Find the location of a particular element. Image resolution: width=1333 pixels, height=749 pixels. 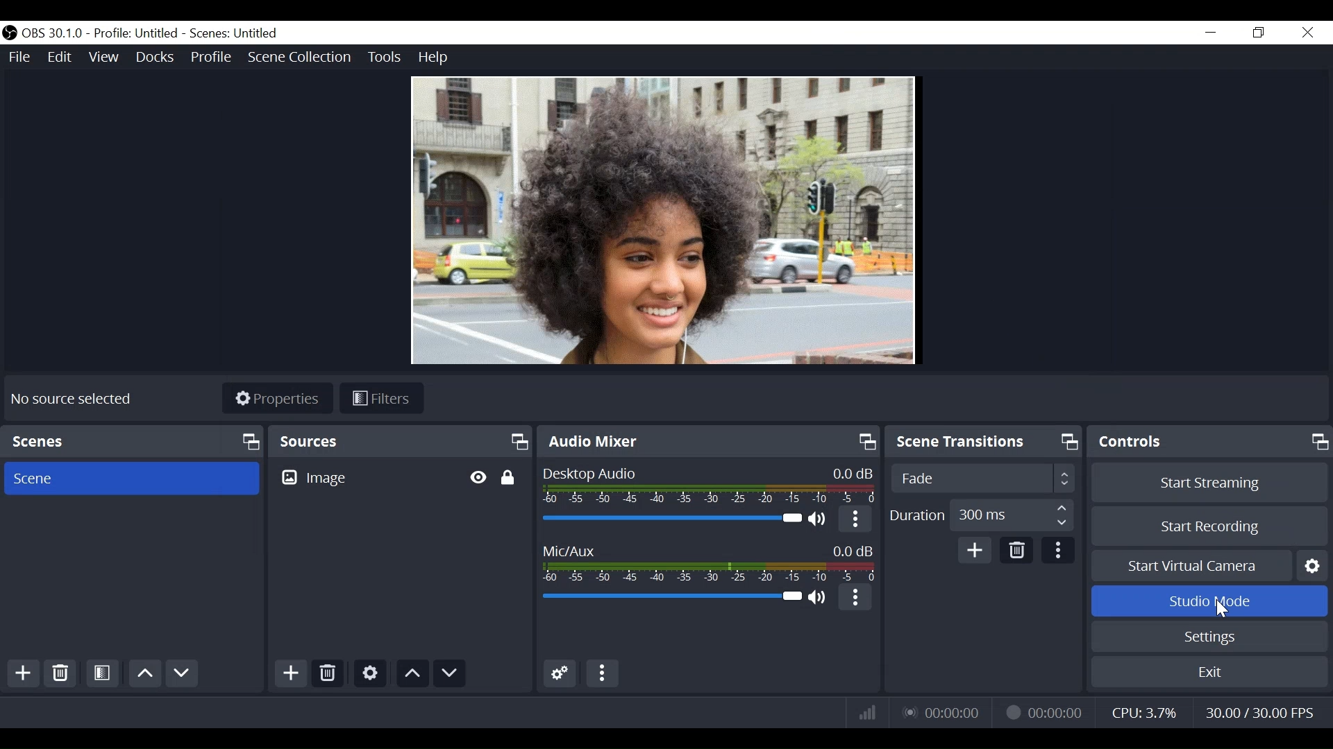

File is located at coordinates (18, 58).